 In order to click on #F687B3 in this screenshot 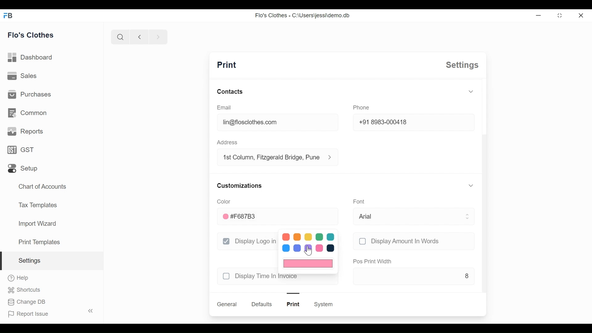, I will do `click(279, 217)`.